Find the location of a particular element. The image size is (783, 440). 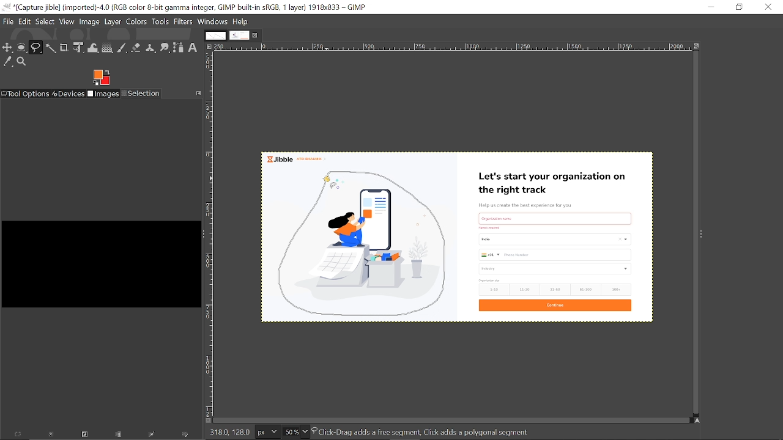

unified transform tool is located at coordinates (80, 48).